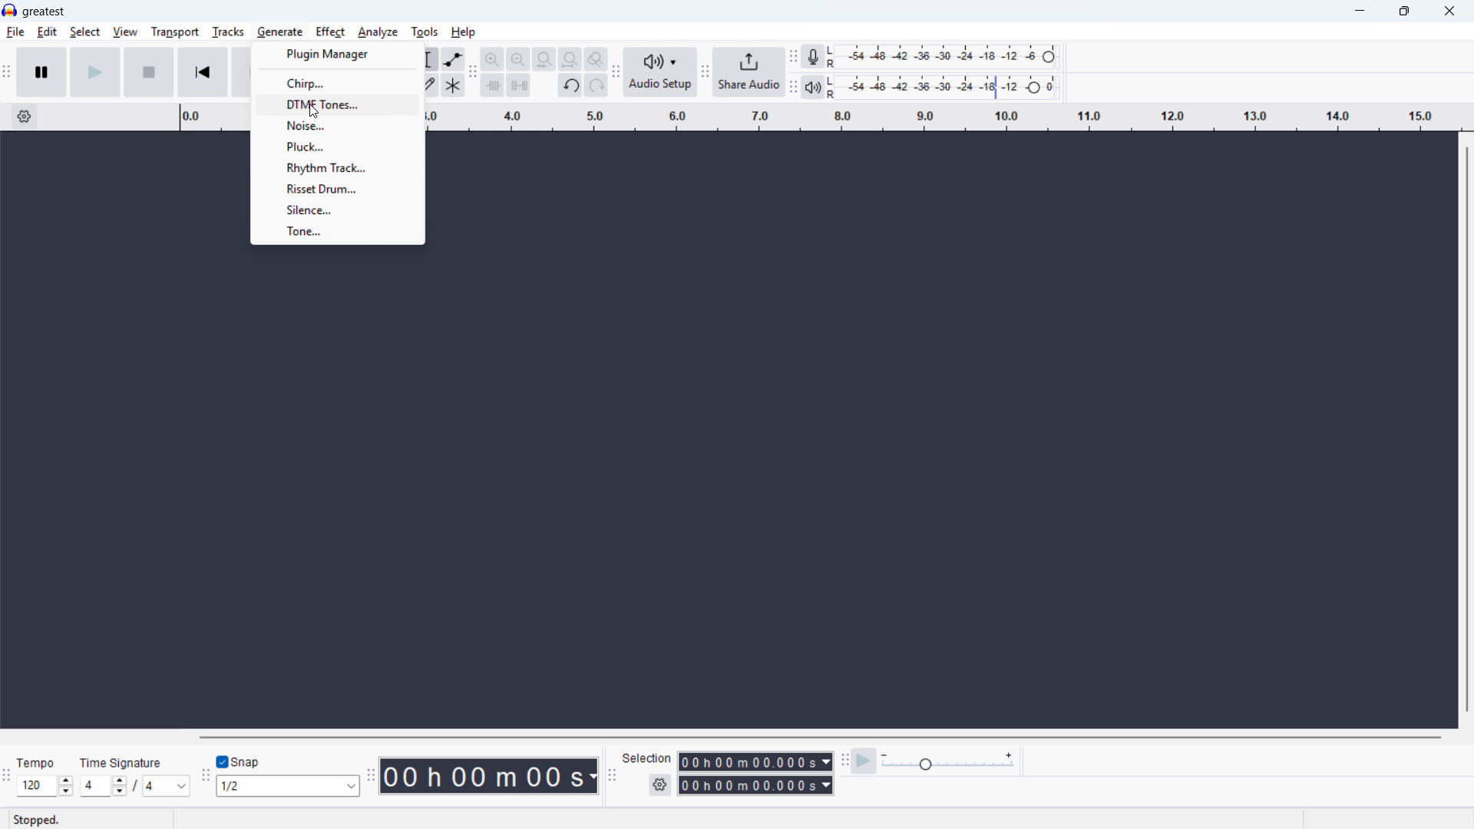 The image size is (1474, 829). What do you see at coordinates (705, 74) in the screenshot?
I see `share audio toolbar` at bounding box center [705, 74].